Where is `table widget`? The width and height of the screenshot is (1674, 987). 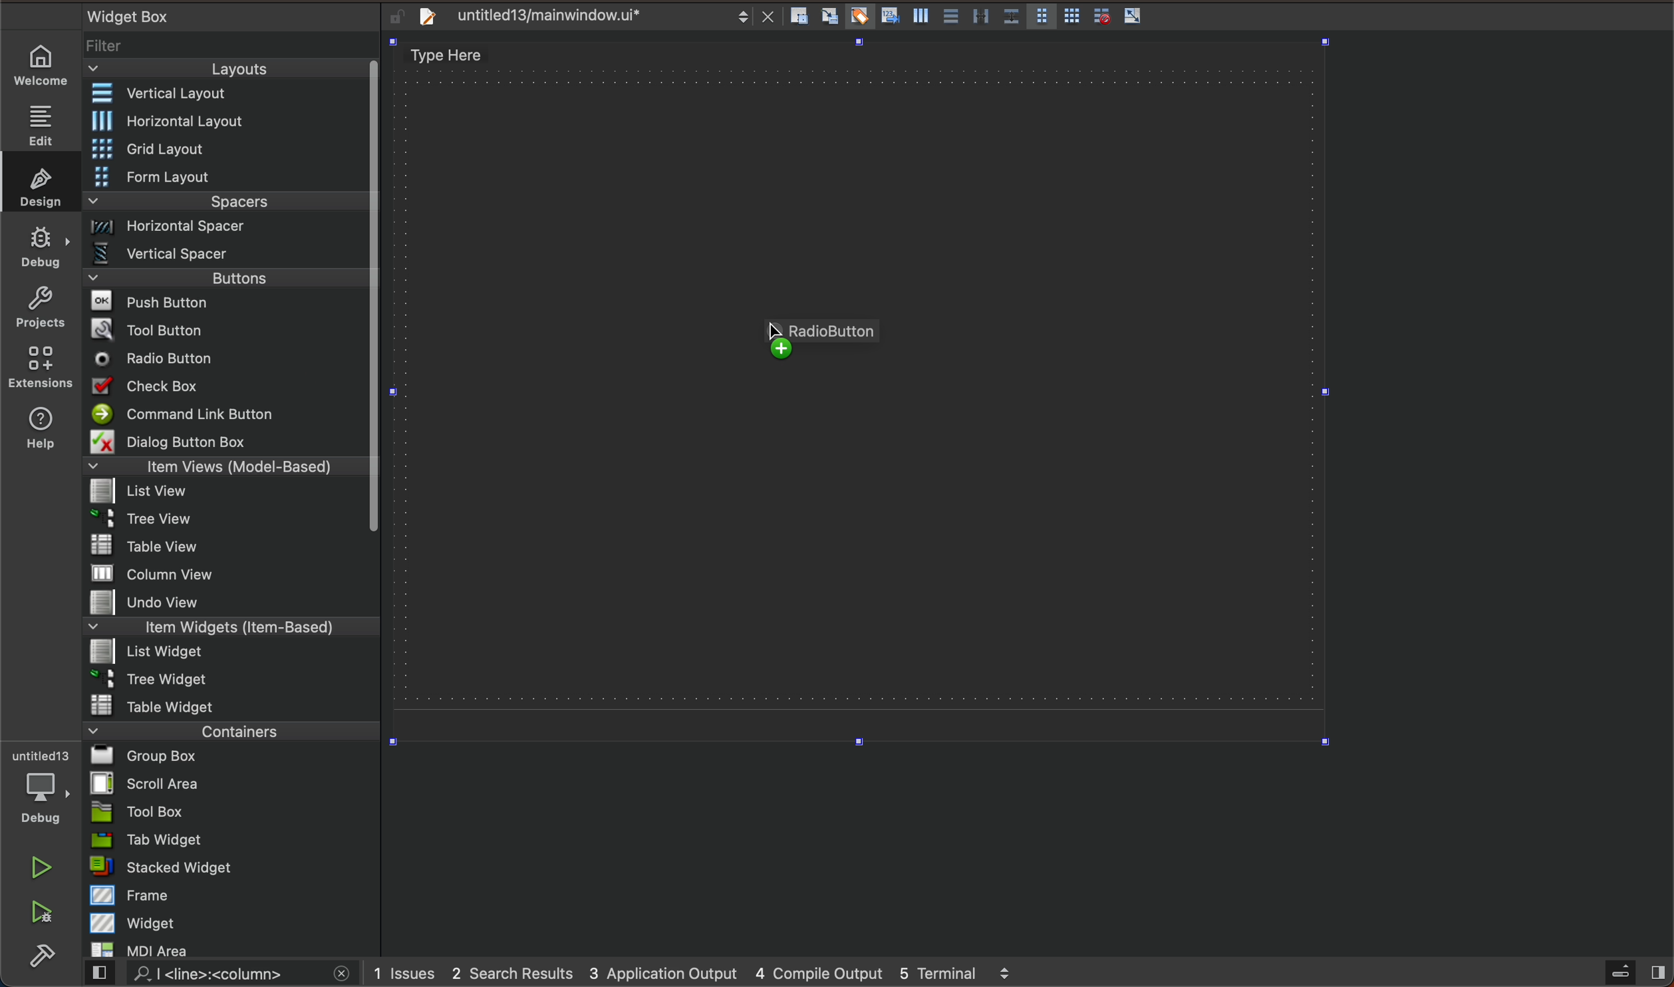 table widget is located at coordinates (232, 705).